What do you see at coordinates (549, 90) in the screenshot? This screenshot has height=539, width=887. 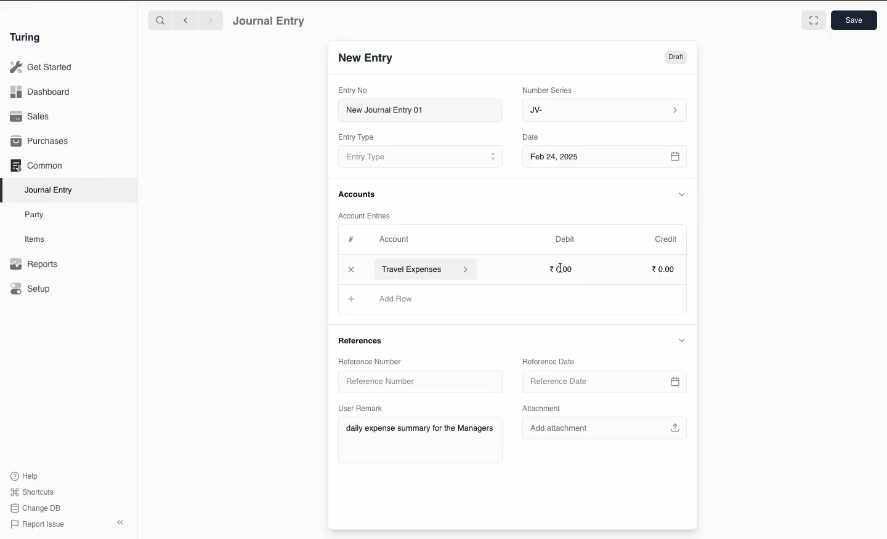 I see `Number Series` at bounding box center [549, 90].